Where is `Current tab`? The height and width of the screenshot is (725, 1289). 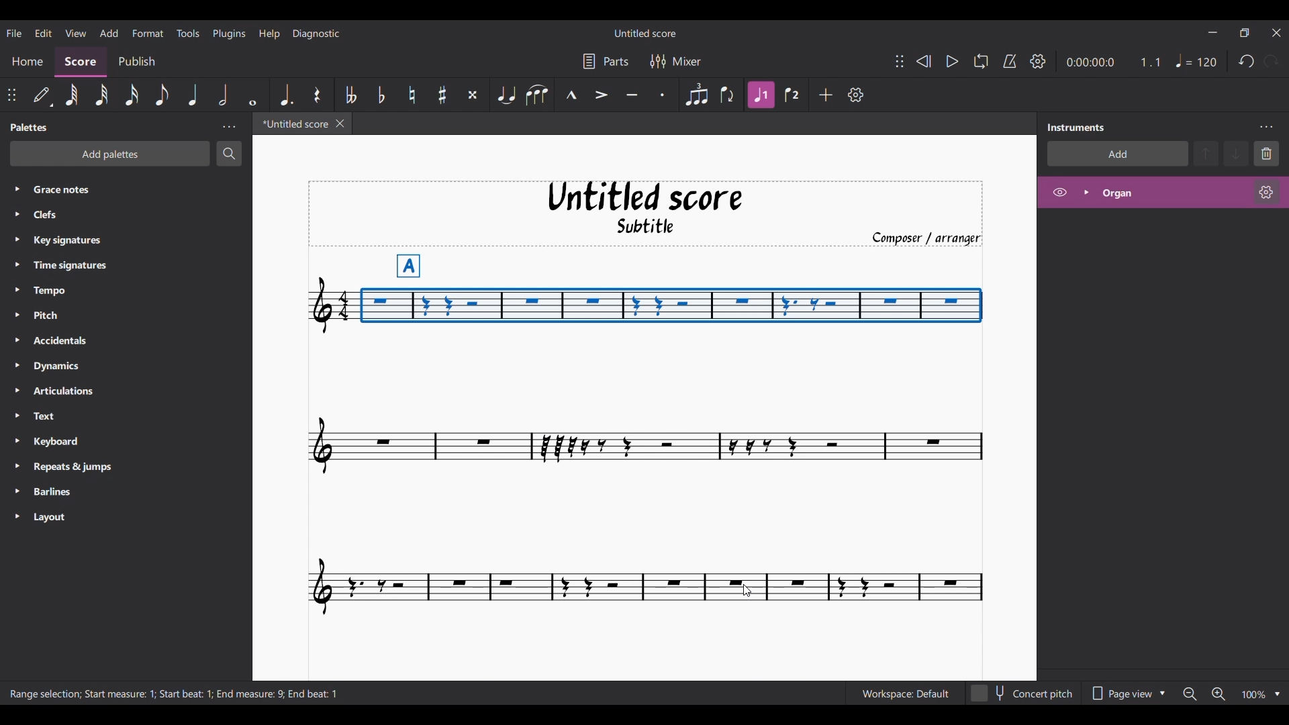
Current tab is located at coordinates (291, 124).